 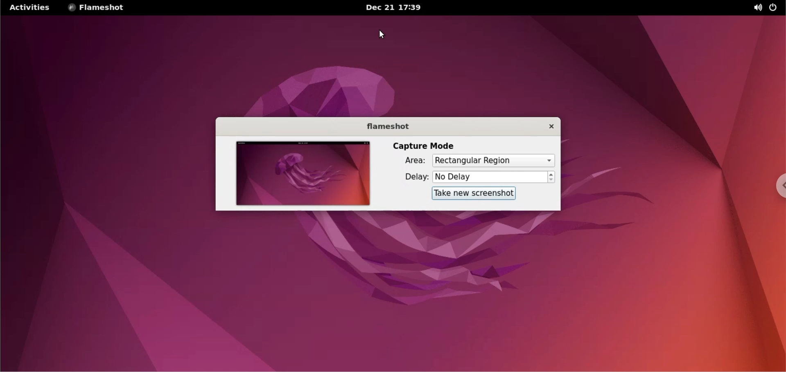 What do you see at coordinates (470, 194) in the screenshot?
I see `take new screenshot` at bounding box center [470, 194].